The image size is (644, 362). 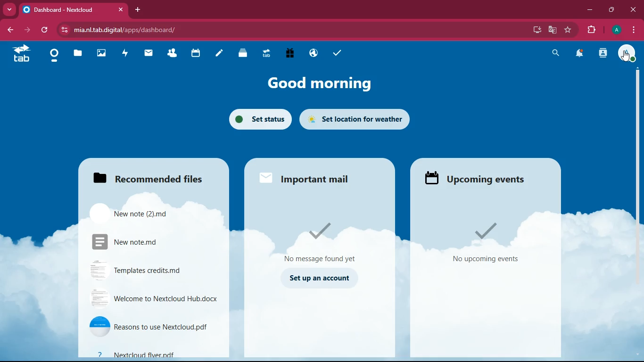 I want to click on favourite, so click(x=569, y=30).